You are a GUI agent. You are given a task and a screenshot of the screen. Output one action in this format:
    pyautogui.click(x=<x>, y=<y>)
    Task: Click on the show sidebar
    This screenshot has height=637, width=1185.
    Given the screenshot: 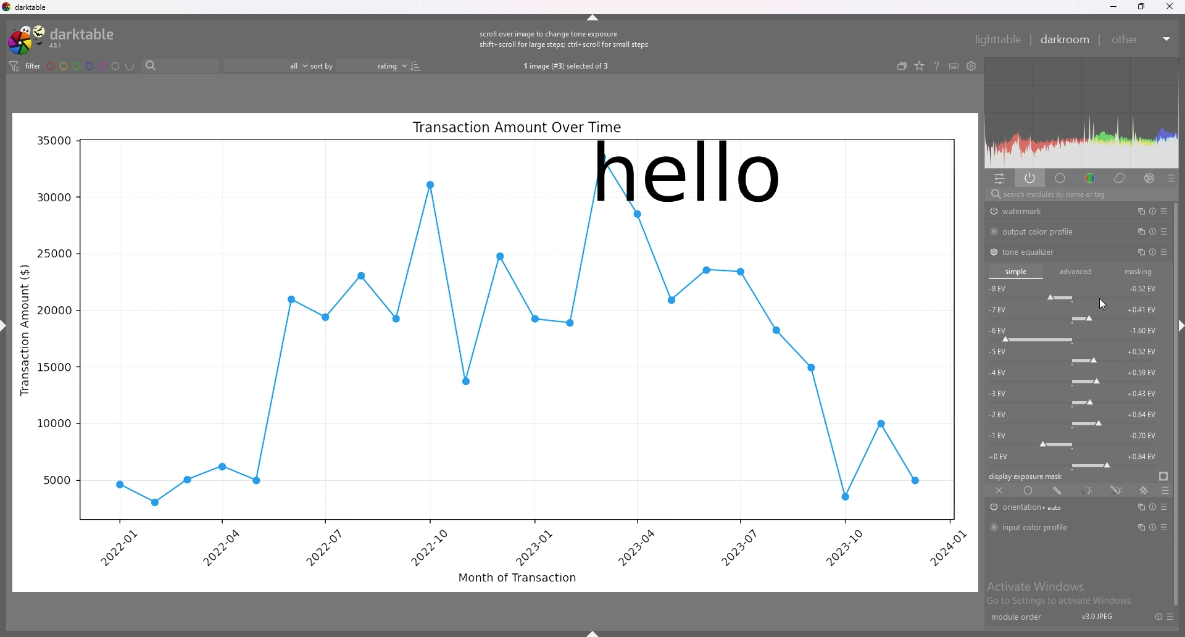 What is the action you would take?
    pyautogui.click(x=594, y=633)
    